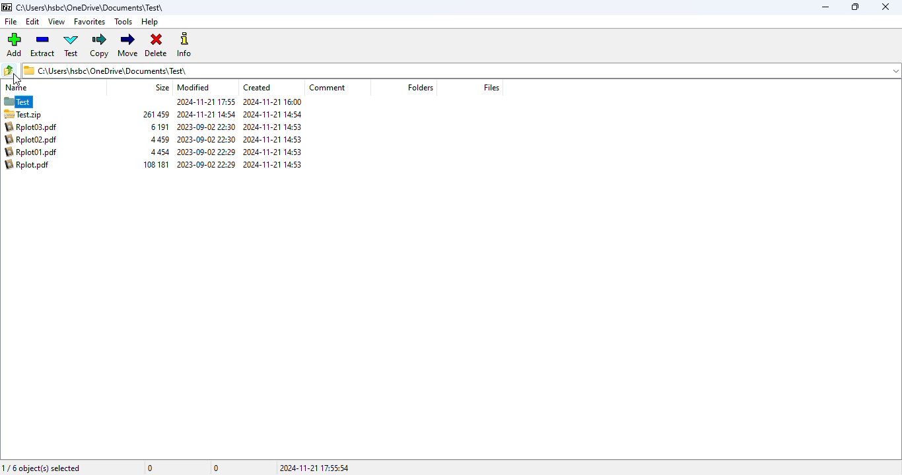 The height and width of the screenshot is (475, 902). I want to click on 261 459, so click(156, 114).